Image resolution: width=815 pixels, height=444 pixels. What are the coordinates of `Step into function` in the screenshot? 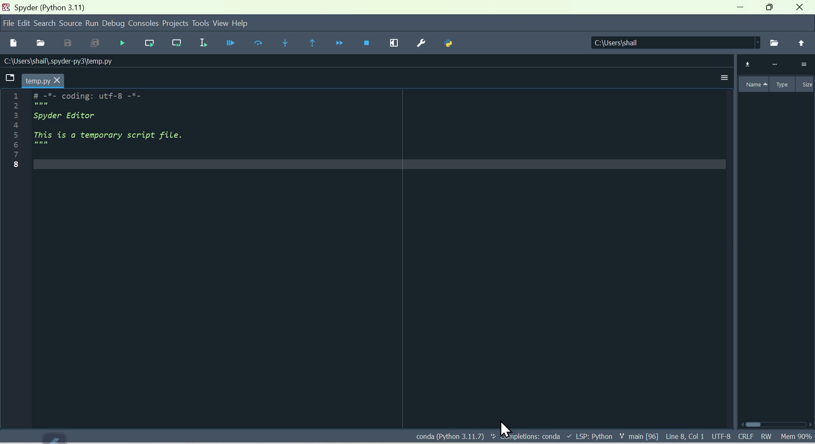 It's located at (283, 41).